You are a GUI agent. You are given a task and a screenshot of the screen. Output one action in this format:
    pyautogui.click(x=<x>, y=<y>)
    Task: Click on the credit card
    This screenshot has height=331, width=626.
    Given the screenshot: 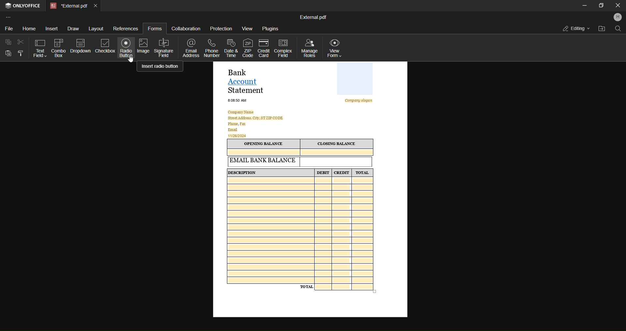 What is the action you would take?
    pyautogui.click(x=263, y=48)
    